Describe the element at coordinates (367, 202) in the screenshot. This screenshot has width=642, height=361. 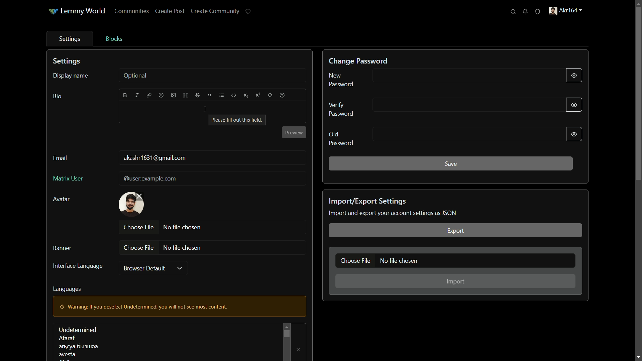
I see `import/export settings` at that location.